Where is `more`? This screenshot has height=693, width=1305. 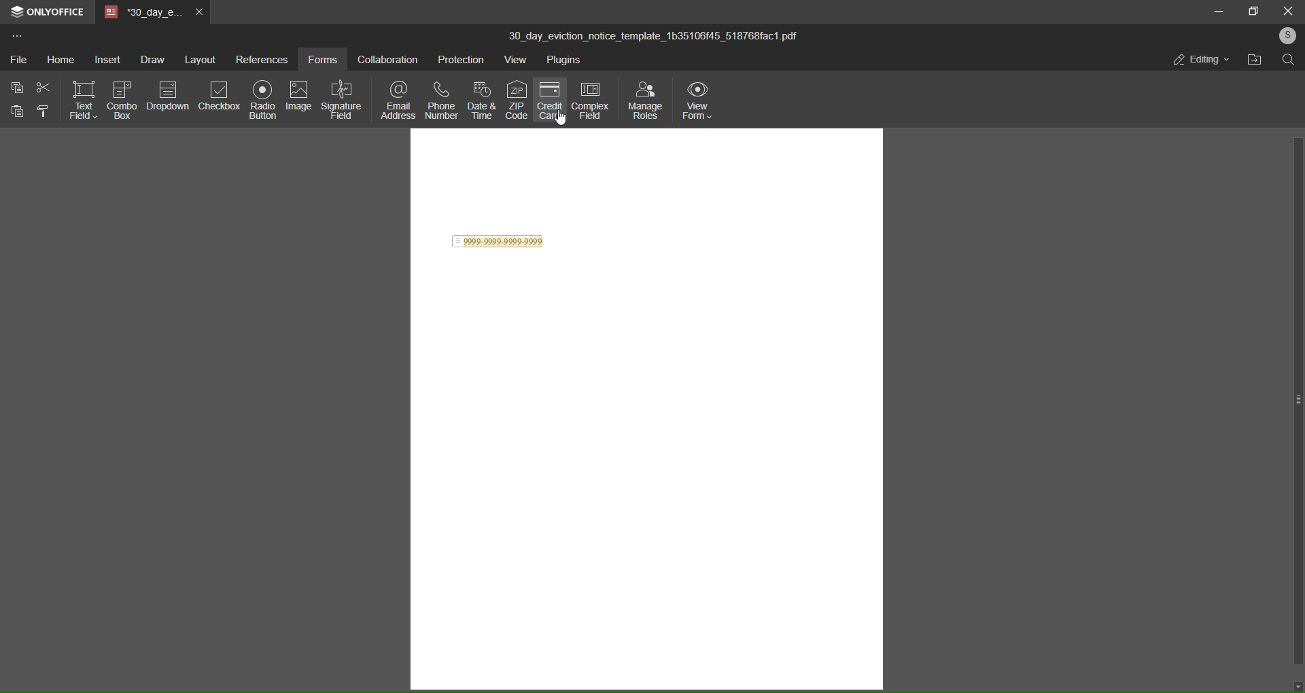
more is located at coordinates (16, 35).